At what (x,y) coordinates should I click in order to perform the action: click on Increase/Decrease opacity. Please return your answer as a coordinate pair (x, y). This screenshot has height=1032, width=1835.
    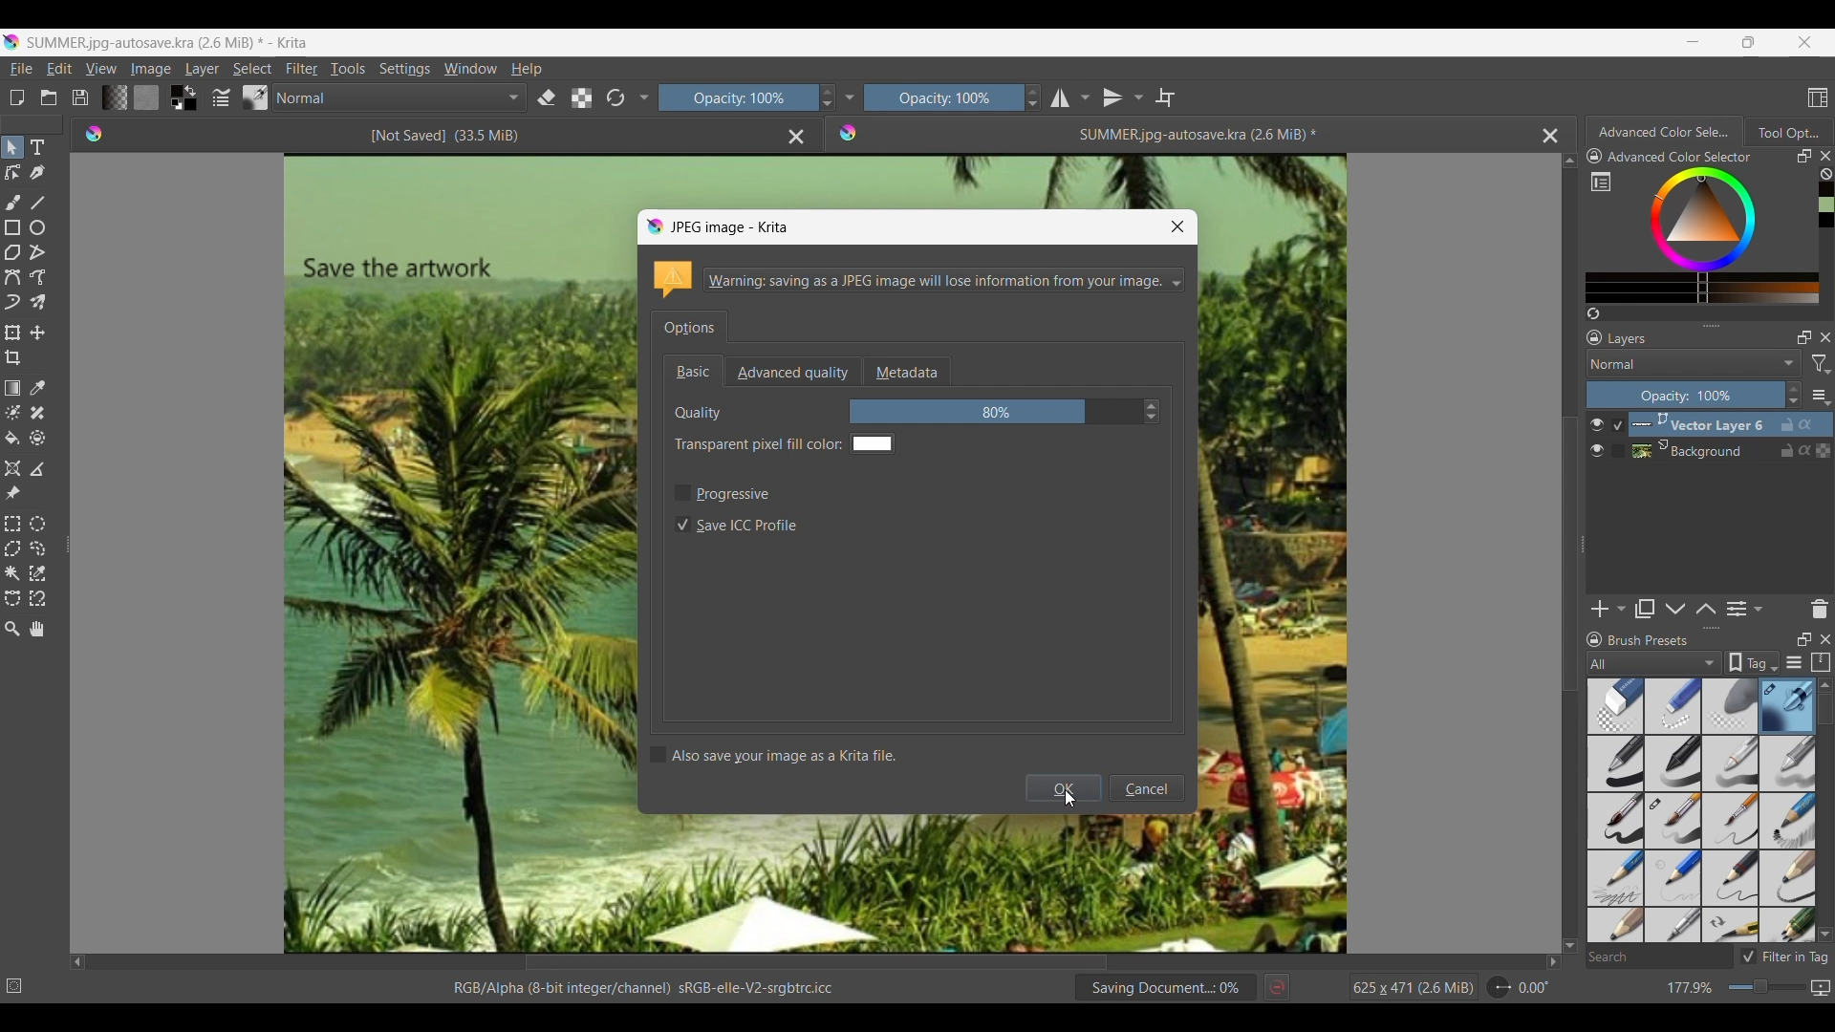
    Looking at the image, I should click on (826, 97).